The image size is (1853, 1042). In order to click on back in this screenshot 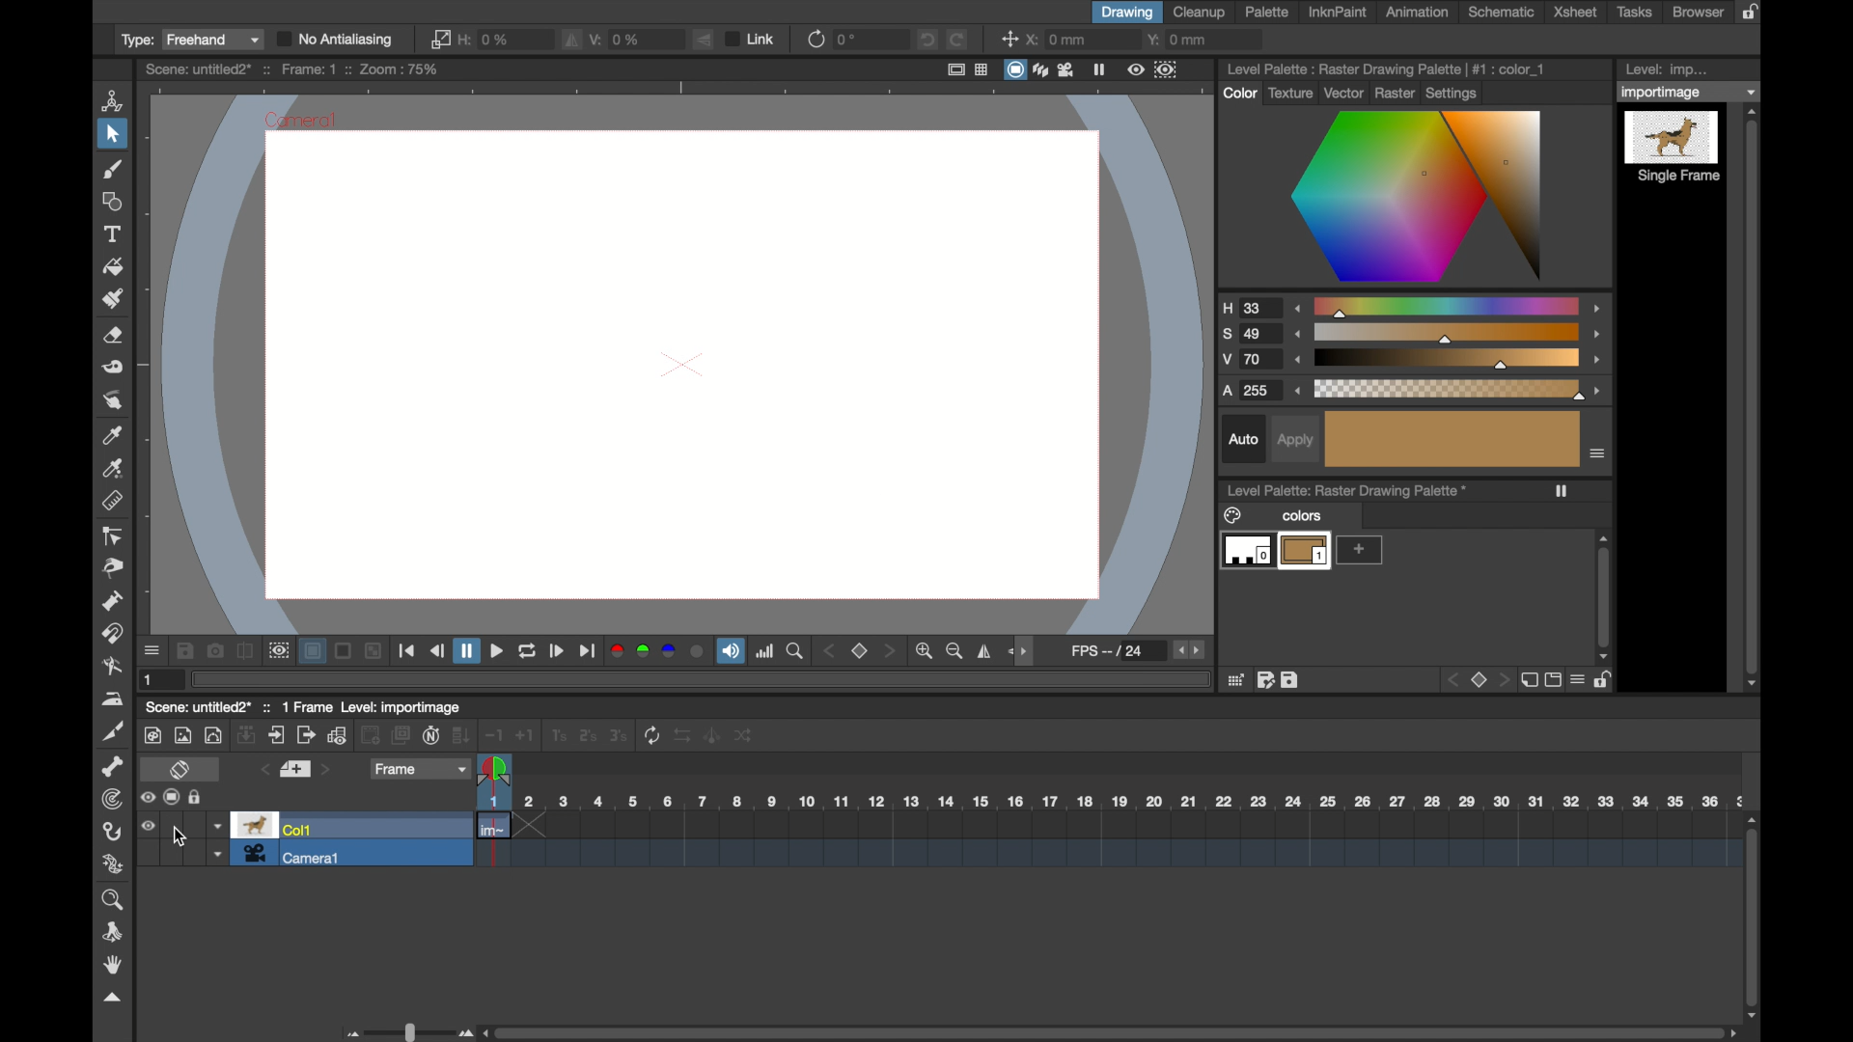, I will do `click(371, 736)`.